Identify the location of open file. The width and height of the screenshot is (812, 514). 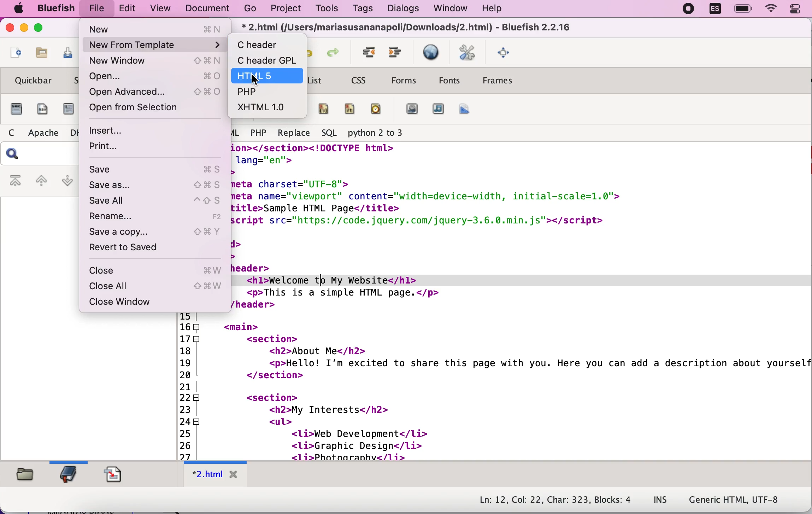
(40, 56).